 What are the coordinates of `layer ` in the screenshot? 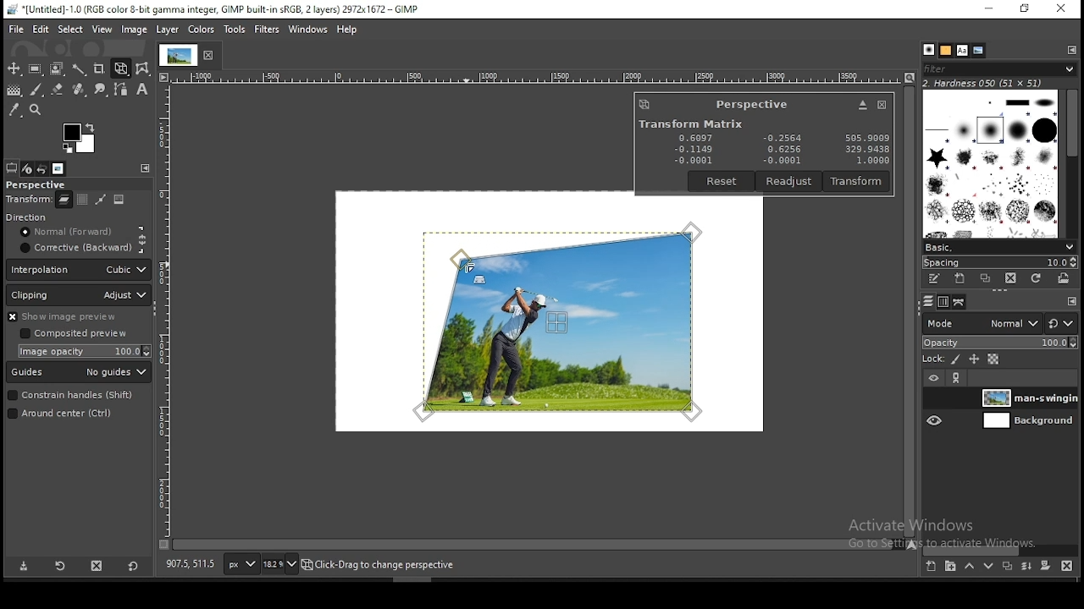 It's located at (1026, 398).